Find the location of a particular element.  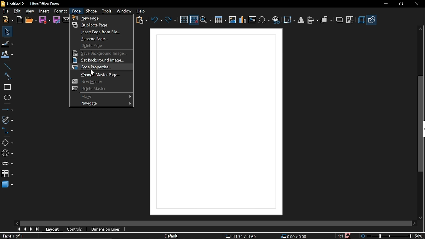

Ellipse is located at coordinates (7, 99).